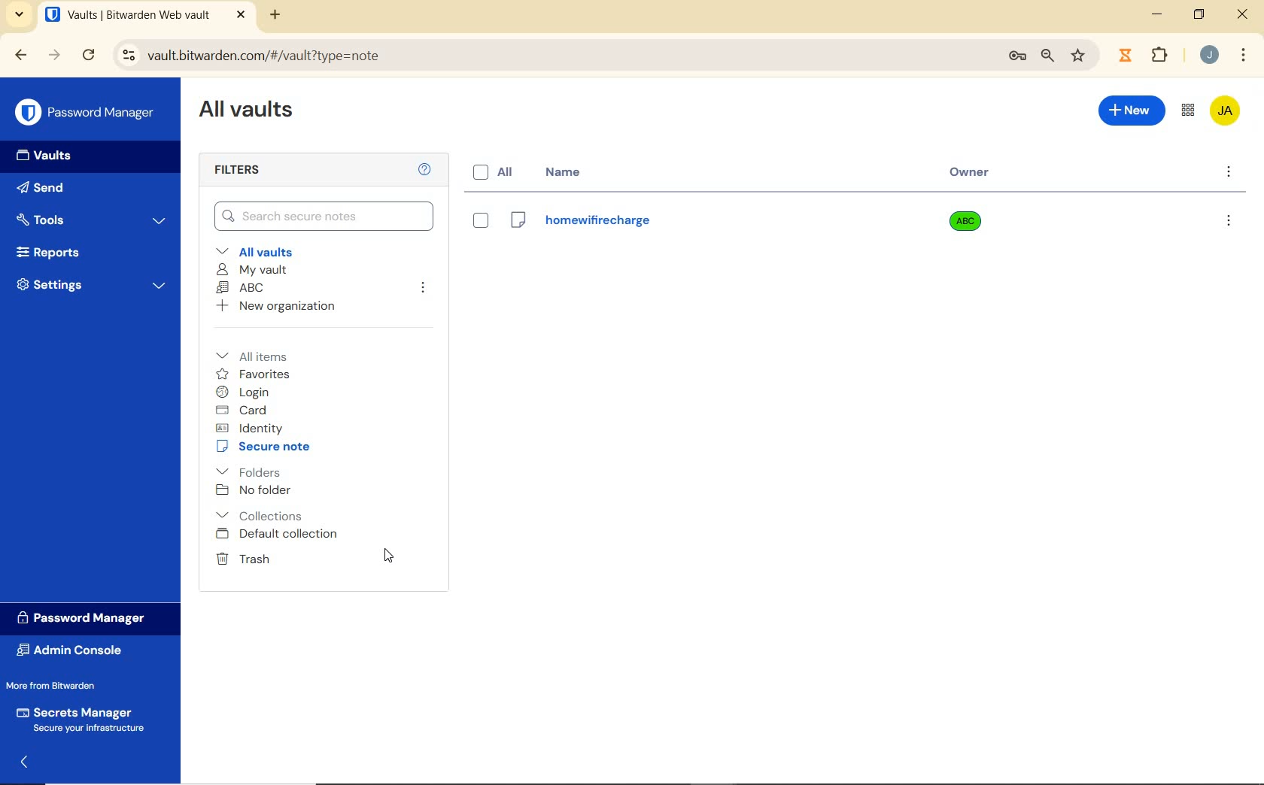  What do you see at coordinates (86, 113) in the screenshot?
I see `Password Manager` at bounding box center [86, 113].